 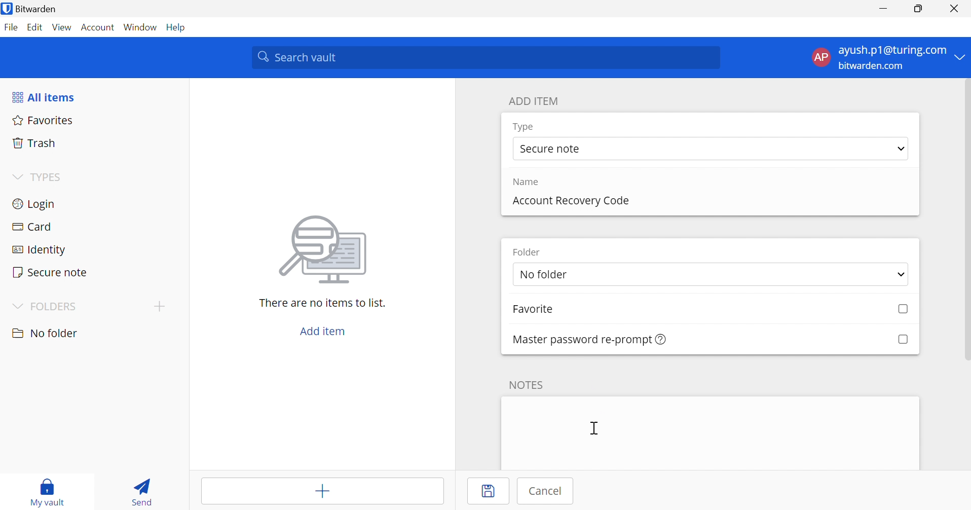 What do you see at coordinates (16, 176) in the screenshot?
I see `Dropdown` at bounding box center [16, 176].